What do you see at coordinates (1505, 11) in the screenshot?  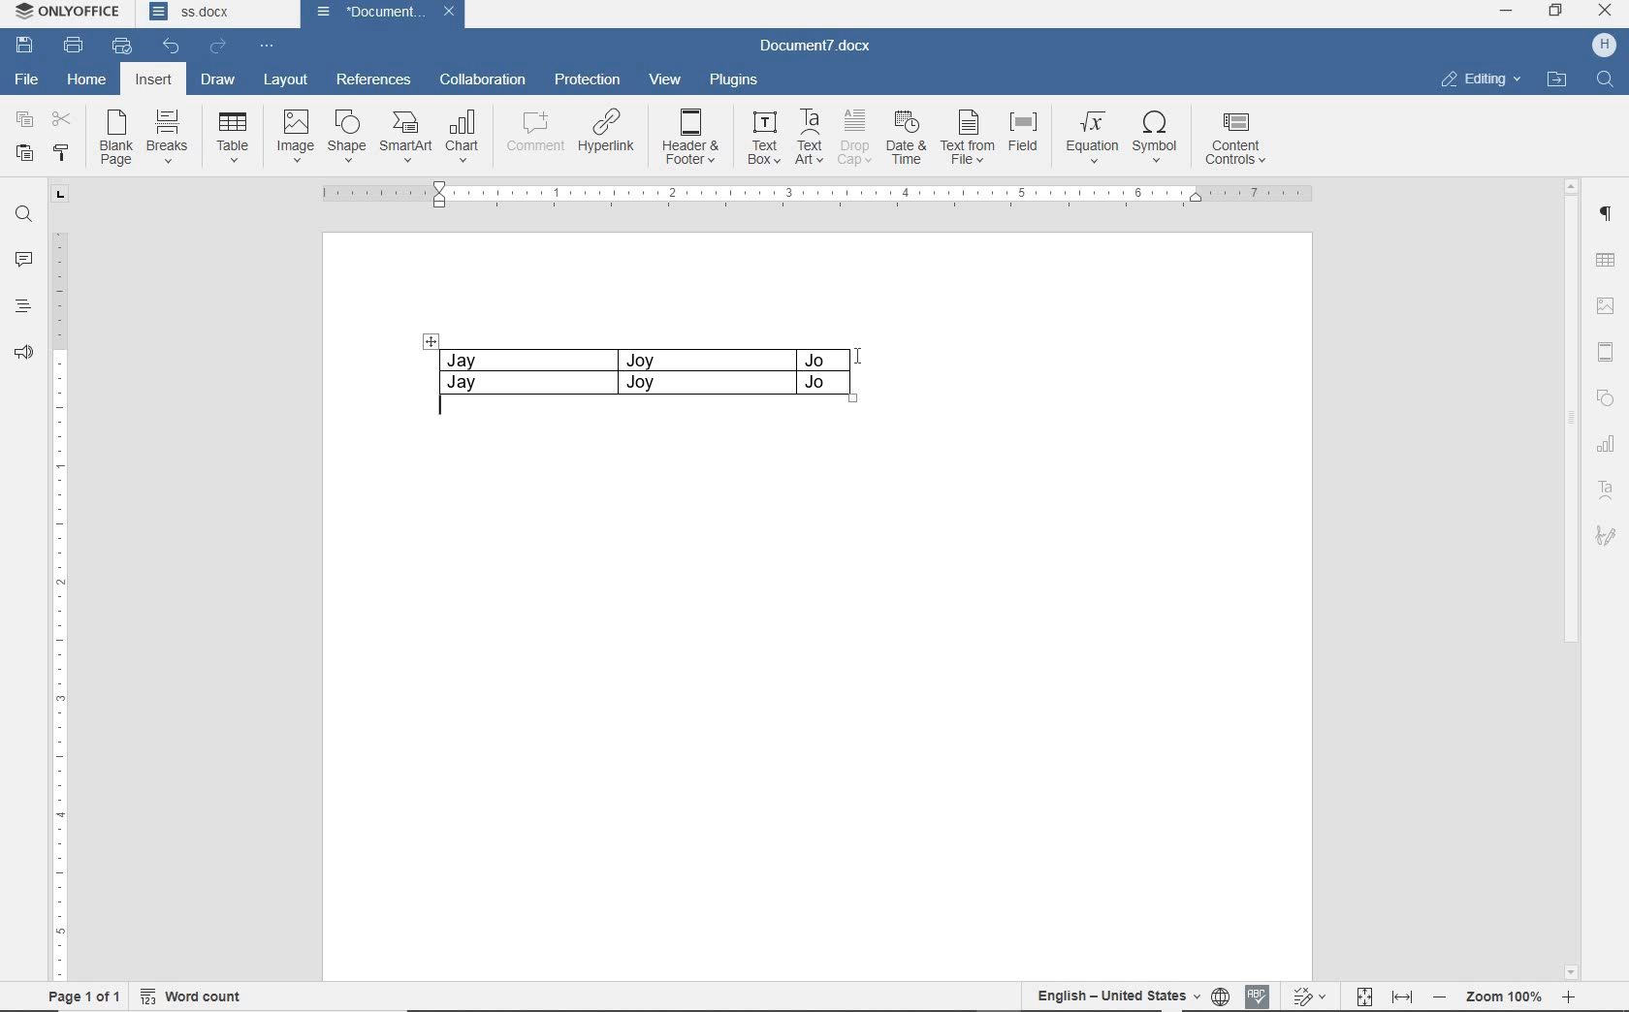 I see `MINIMIZE` at bounding box center [1505, 11].